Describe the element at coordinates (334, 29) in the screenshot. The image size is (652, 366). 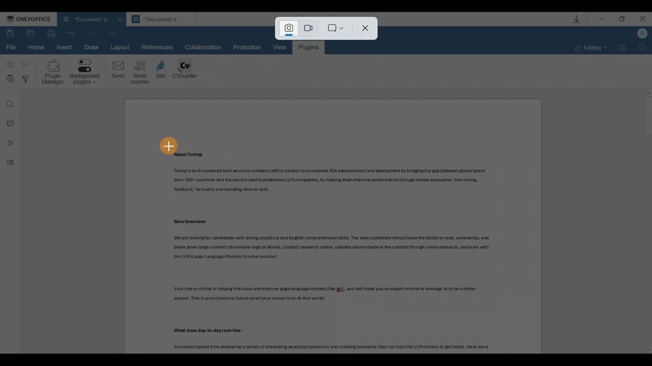
I see `Rectangle` at that location.